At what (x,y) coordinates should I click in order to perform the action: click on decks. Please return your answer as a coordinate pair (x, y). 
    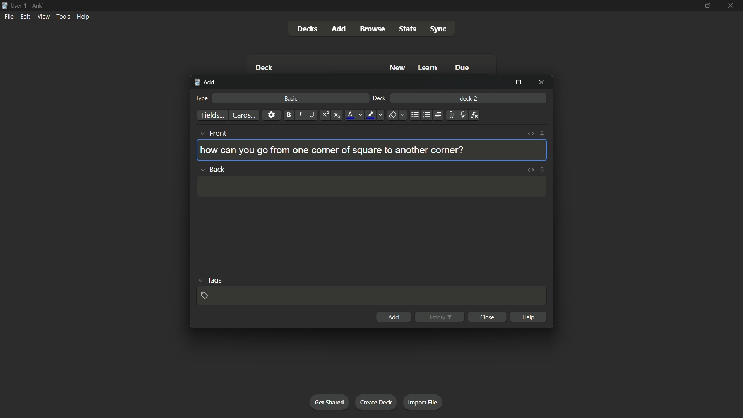
    Looking at the image, I should click on (306, 29).